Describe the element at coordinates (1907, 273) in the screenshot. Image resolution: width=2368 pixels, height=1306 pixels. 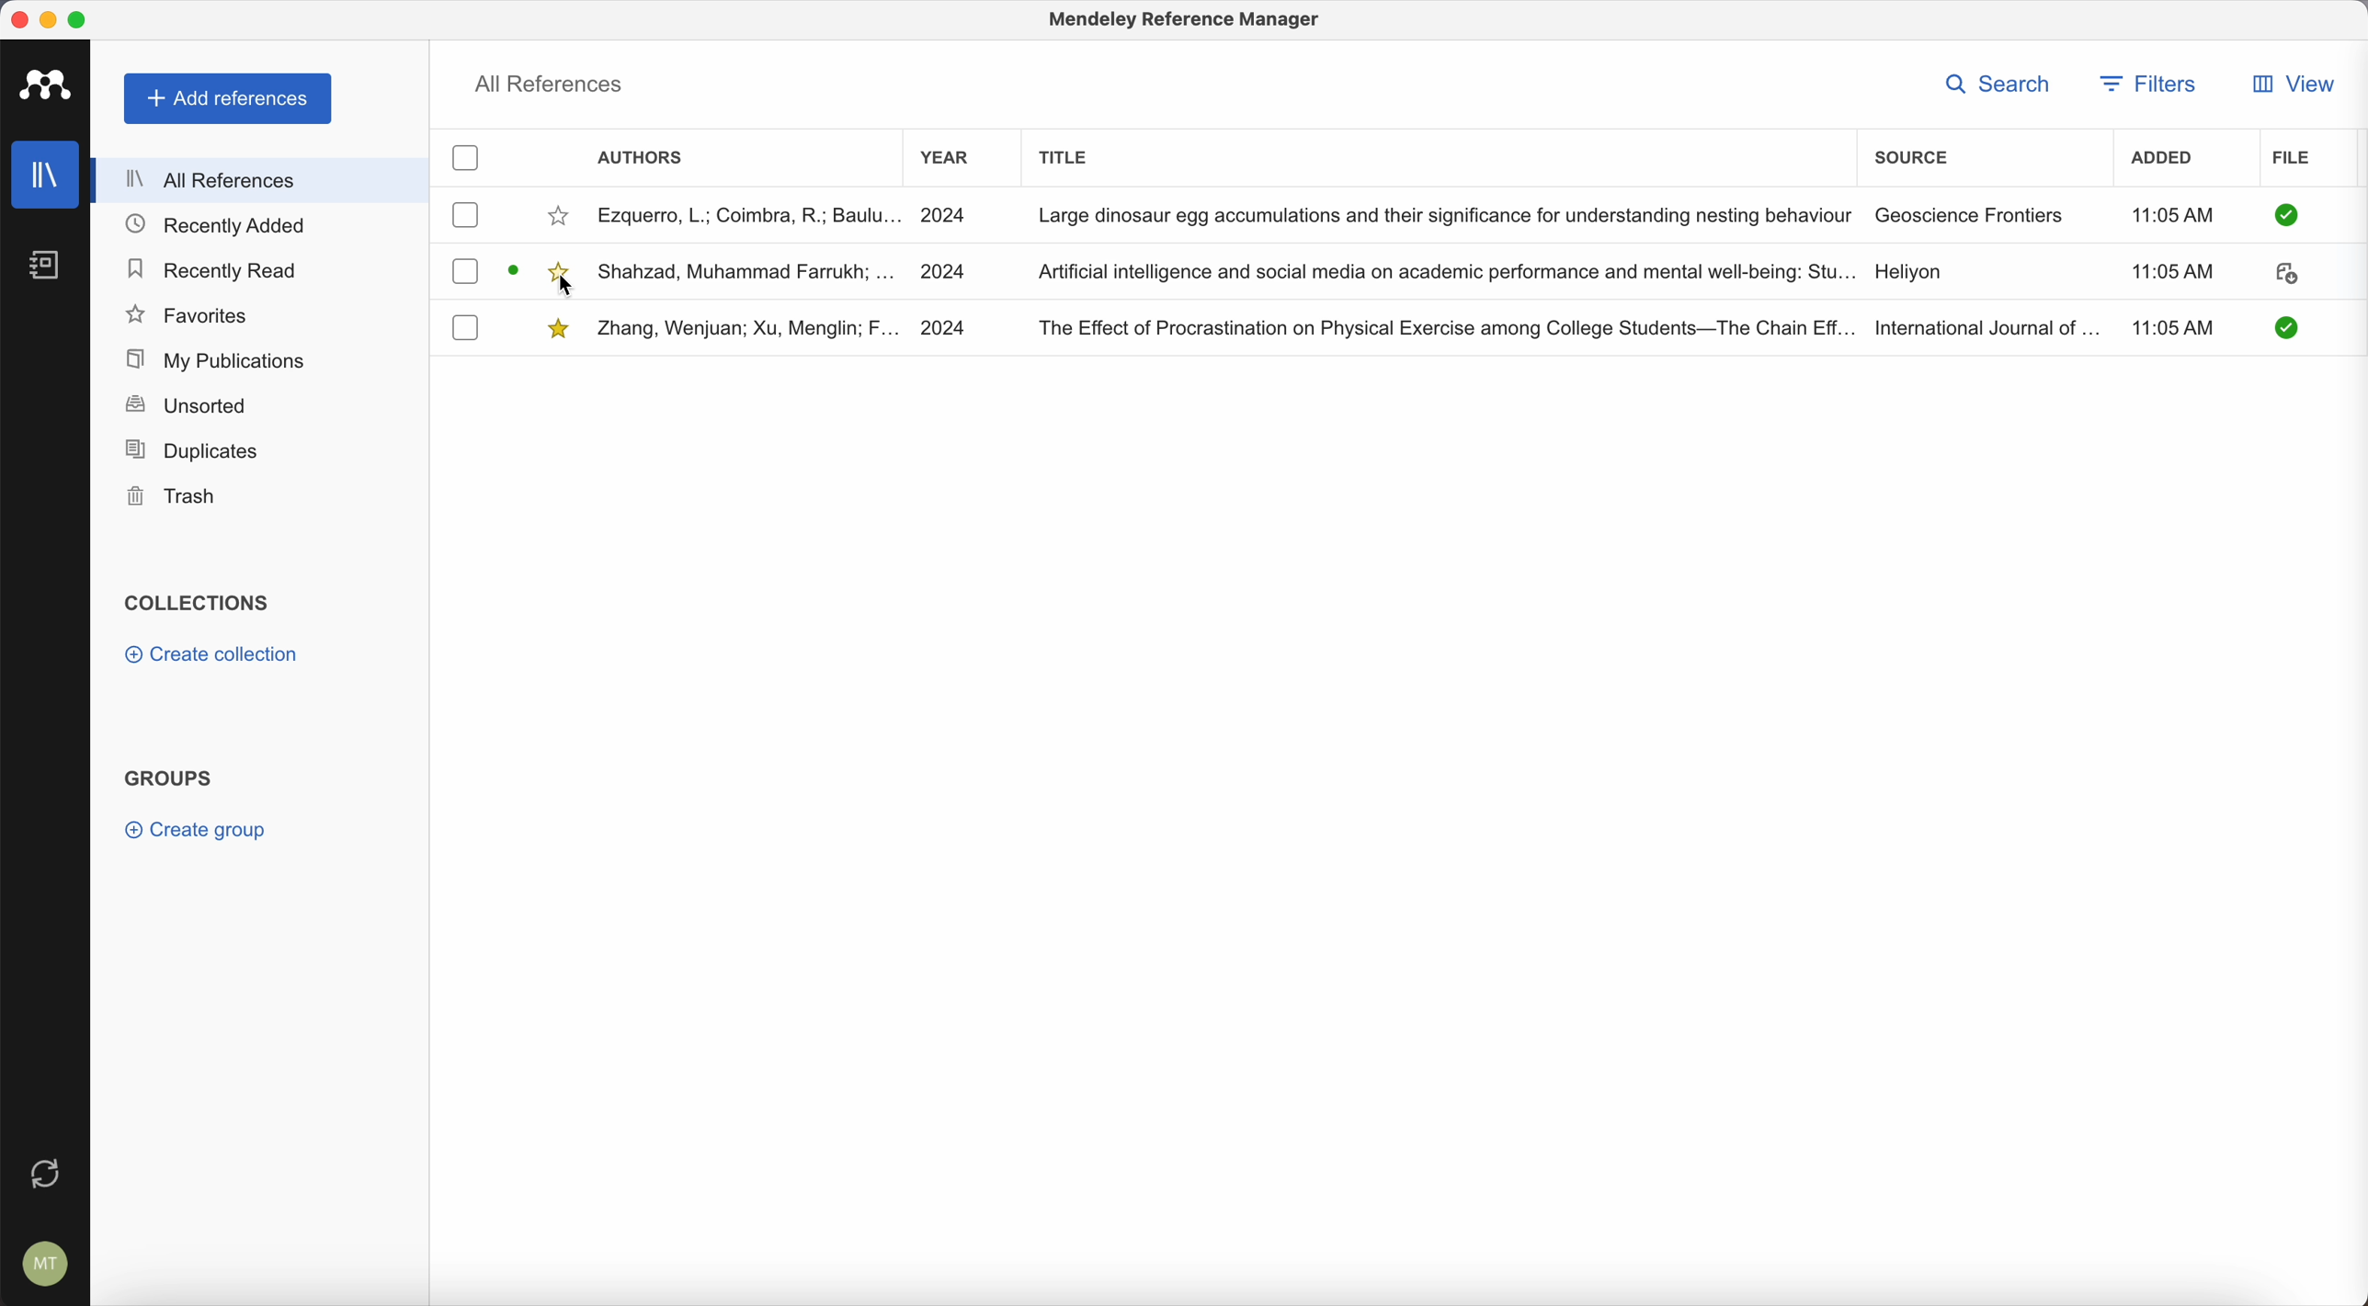
I see `Heliyon` at that location.